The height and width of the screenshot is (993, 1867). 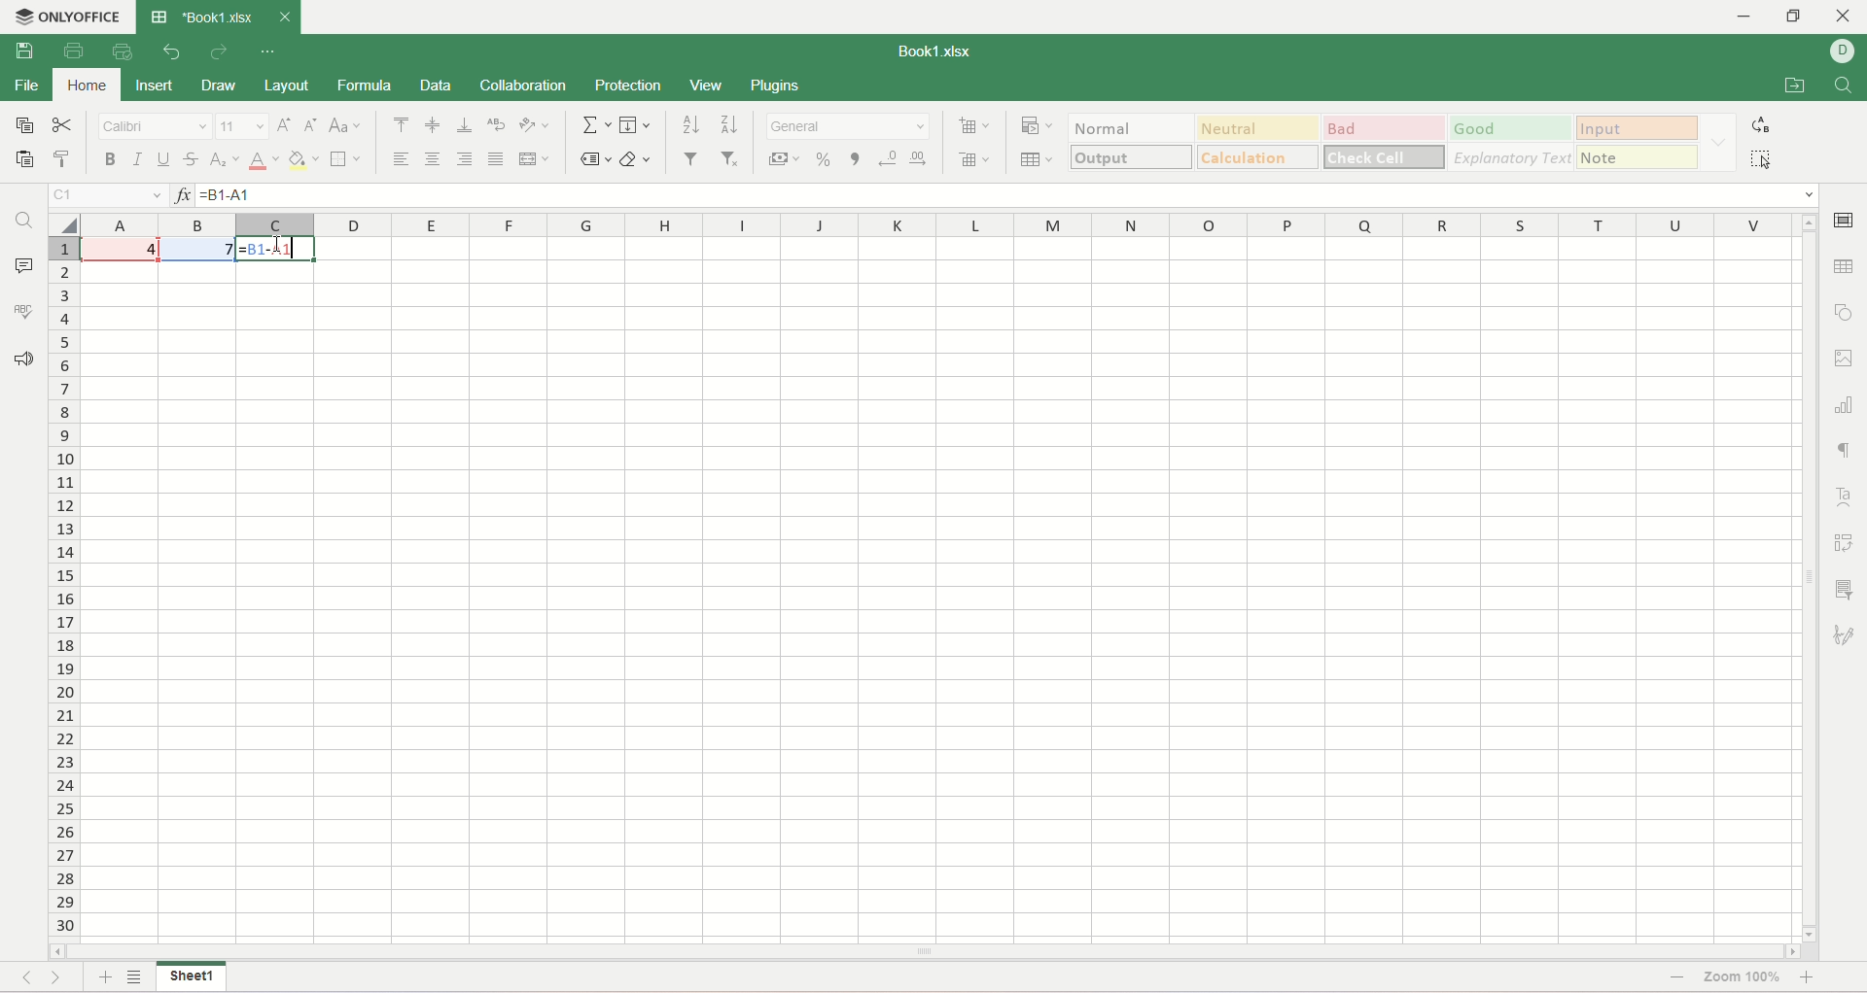 I want to click on zoom out, so click(x=1673, y=978).